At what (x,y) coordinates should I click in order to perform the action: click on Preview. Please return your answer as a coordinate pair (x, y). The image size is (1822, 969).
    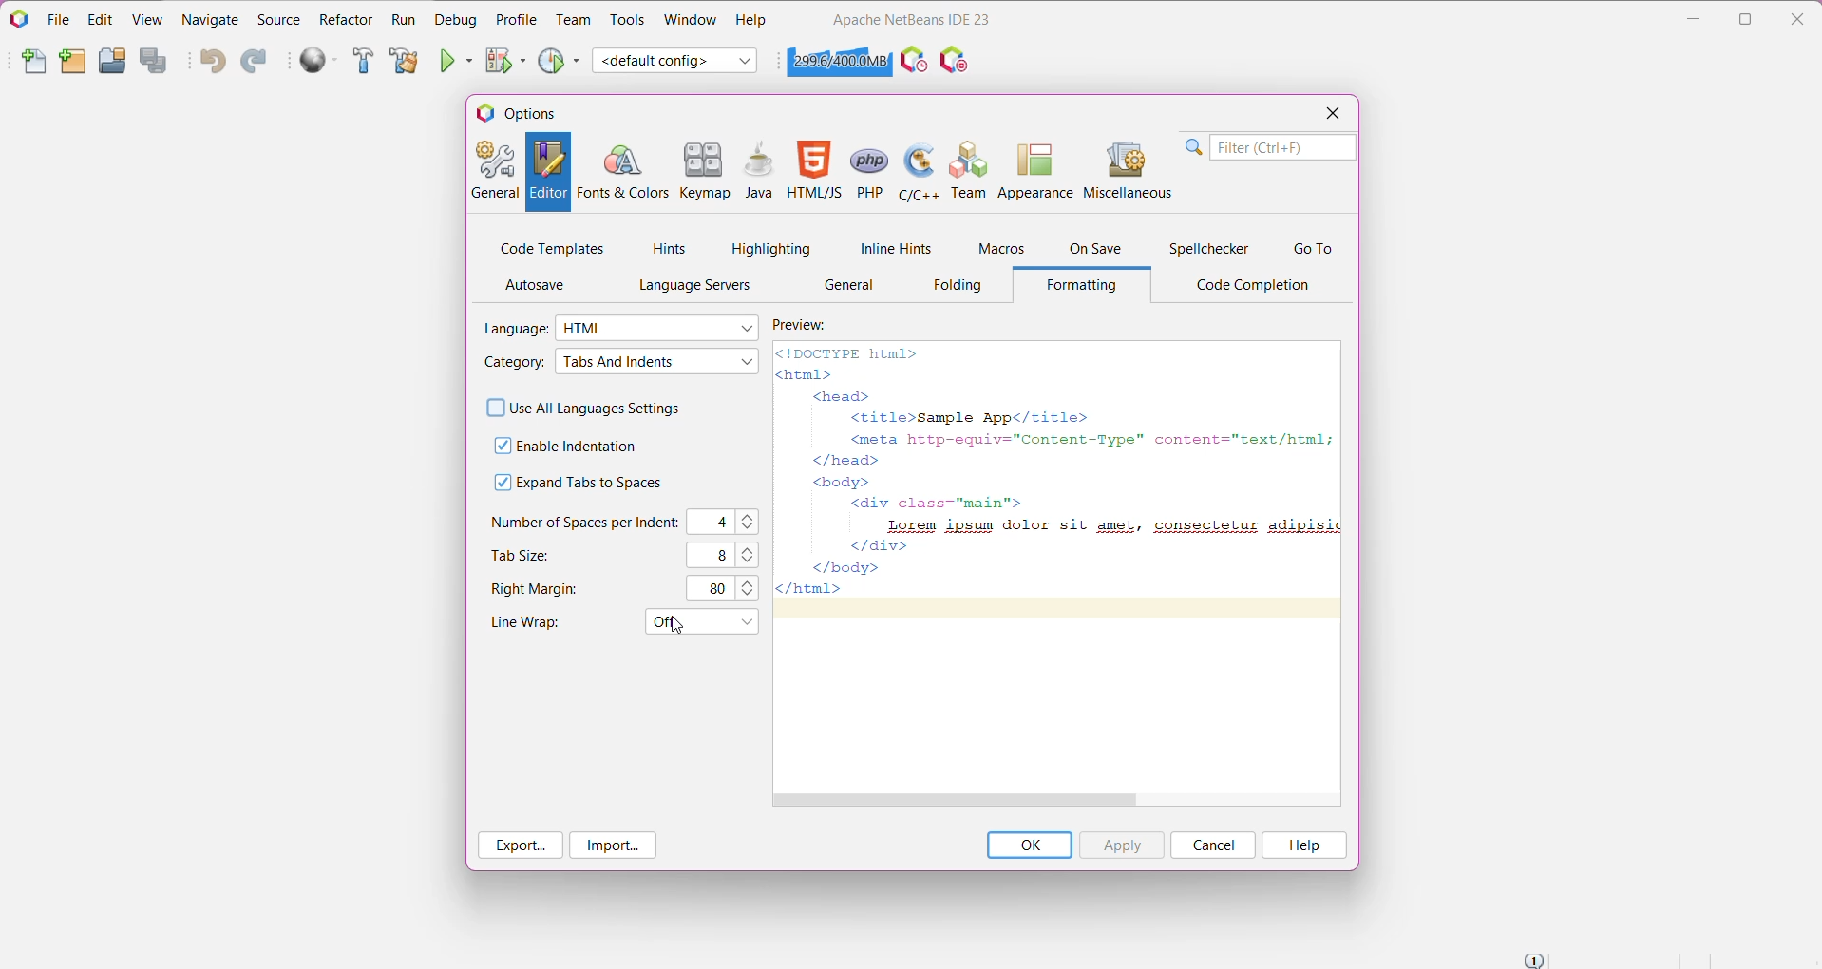
    Looking at the image, I should click on (811, 324).